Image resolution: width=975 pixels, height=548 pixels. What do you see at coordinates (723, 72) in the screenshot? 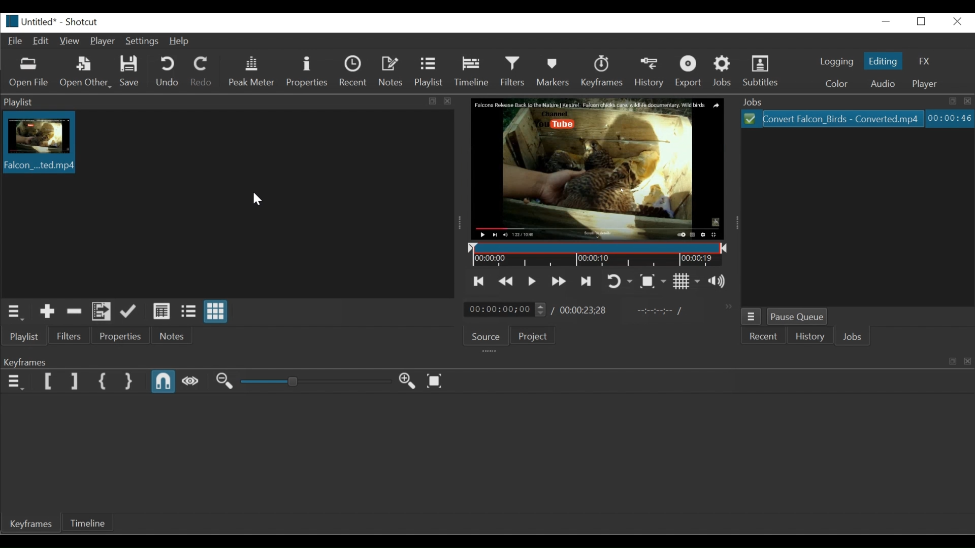
I see `Jobs` at bounding box center [723, 72].